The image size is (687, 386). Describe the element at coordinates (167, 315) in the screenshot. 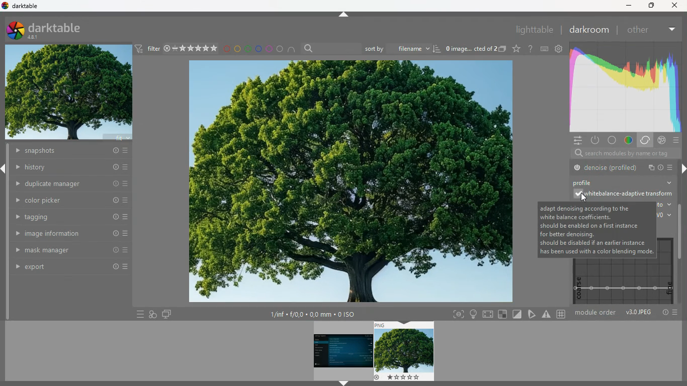

I see `screen` at that location.